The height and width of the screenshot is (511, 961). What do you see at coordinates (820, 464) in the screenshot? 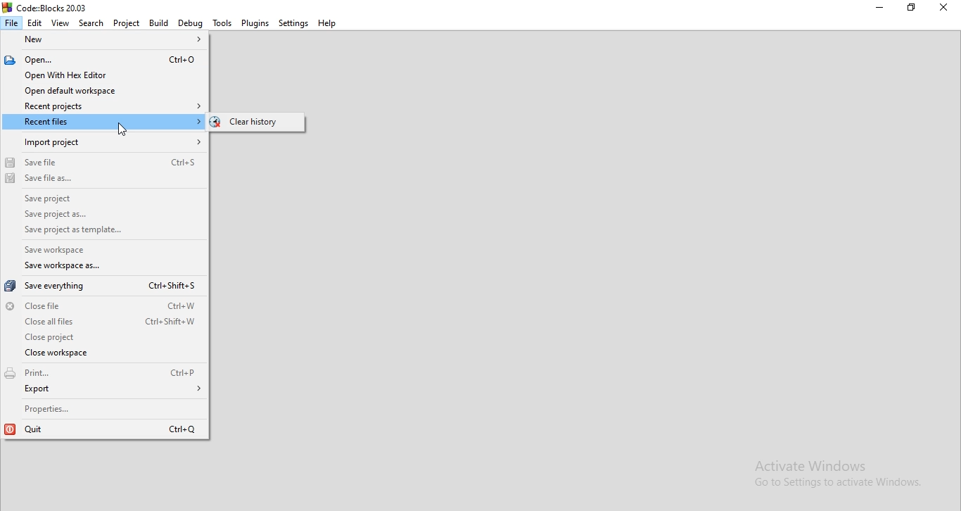
I see `Activate Windows` at bounding box center [820, 464].